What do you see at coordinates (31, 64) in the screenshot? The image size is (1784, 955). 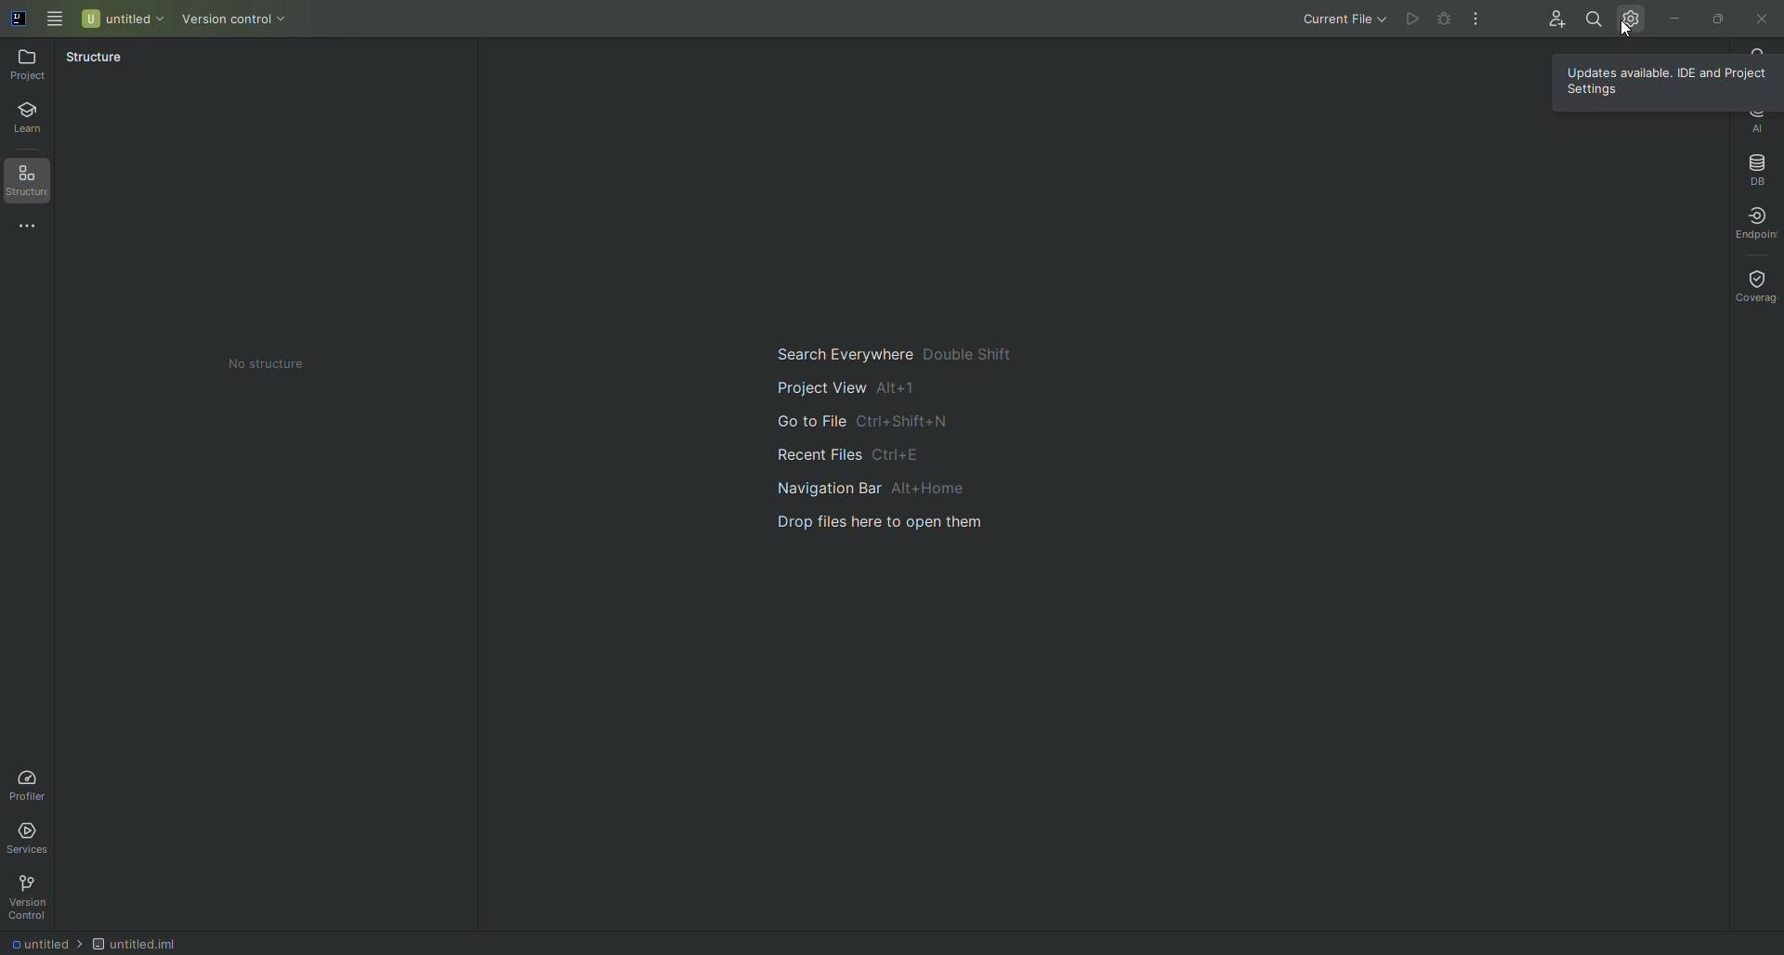 I see `Project` at bounding box center [31, 64].